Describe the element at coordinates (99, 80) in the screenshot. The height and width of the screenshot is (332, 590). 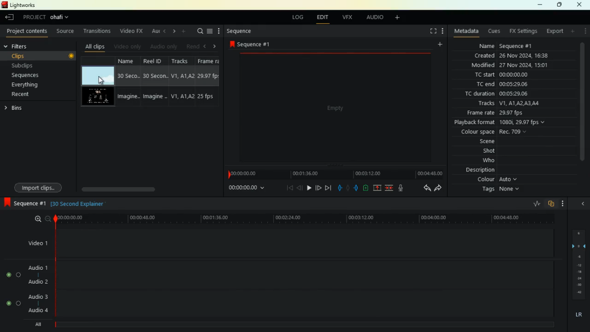
I see `Mouse Cursor` at that location.